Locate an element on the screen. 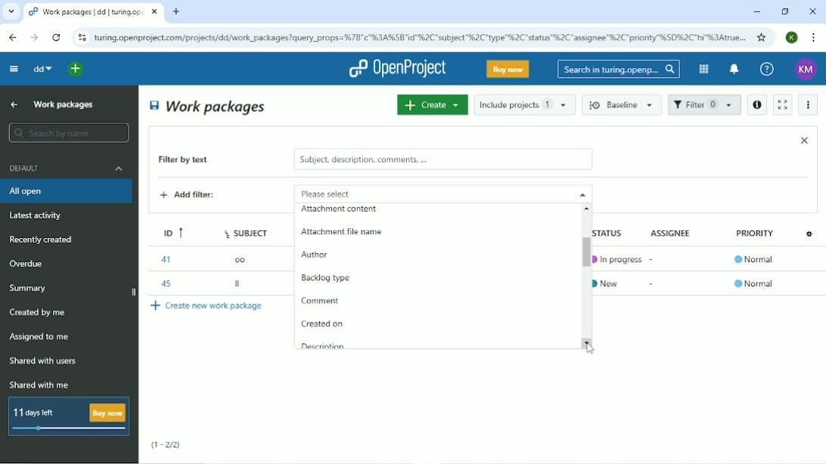  41 is located at coordinates (165, 259).